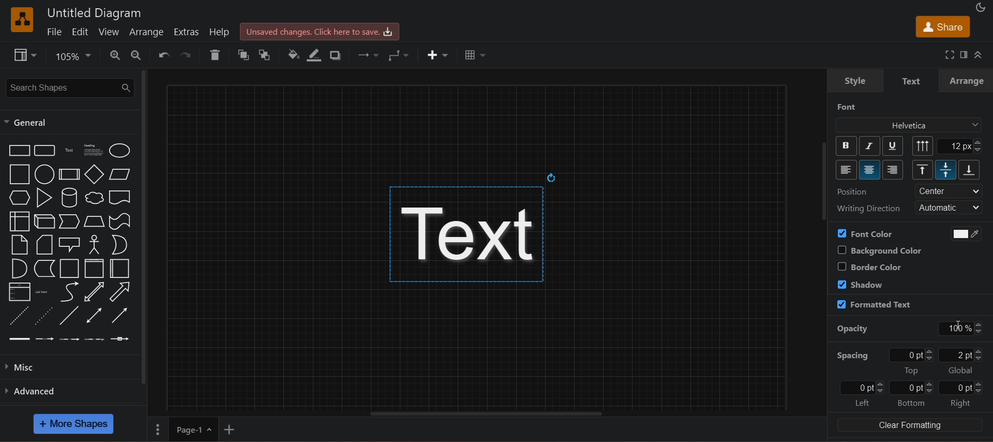 The height and width of the screenshot is (442, 993). Describe the element at coordinates (948, 54) in the screenshot. I see `fullscreen` at that location.